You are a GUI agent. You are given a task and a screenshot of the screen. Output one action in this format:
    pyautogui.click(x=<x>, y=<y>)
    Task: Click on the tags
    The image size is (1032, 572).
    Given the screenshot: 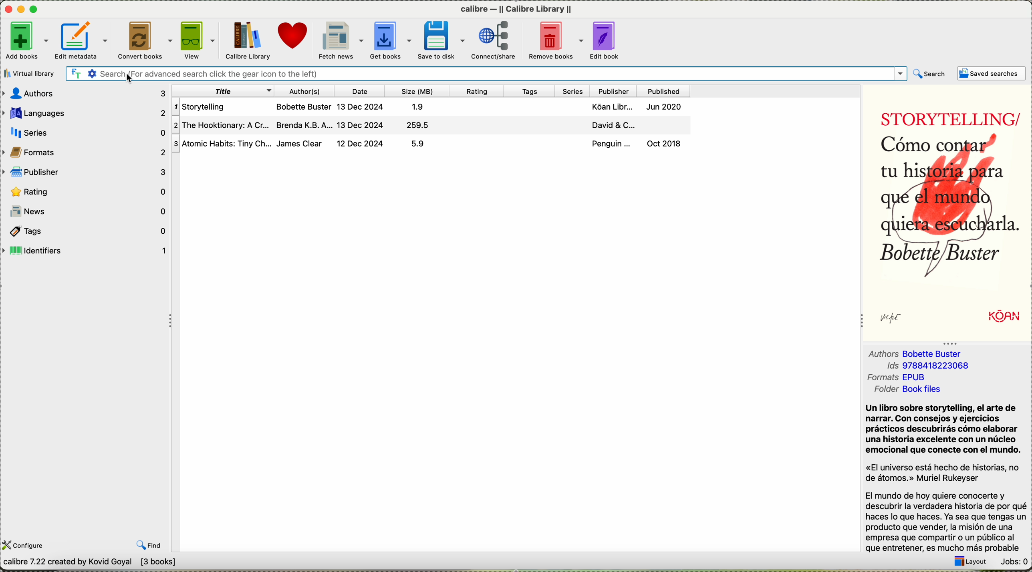 What is the action you would take?
    pyautogui.click(x=530, y=92)
    